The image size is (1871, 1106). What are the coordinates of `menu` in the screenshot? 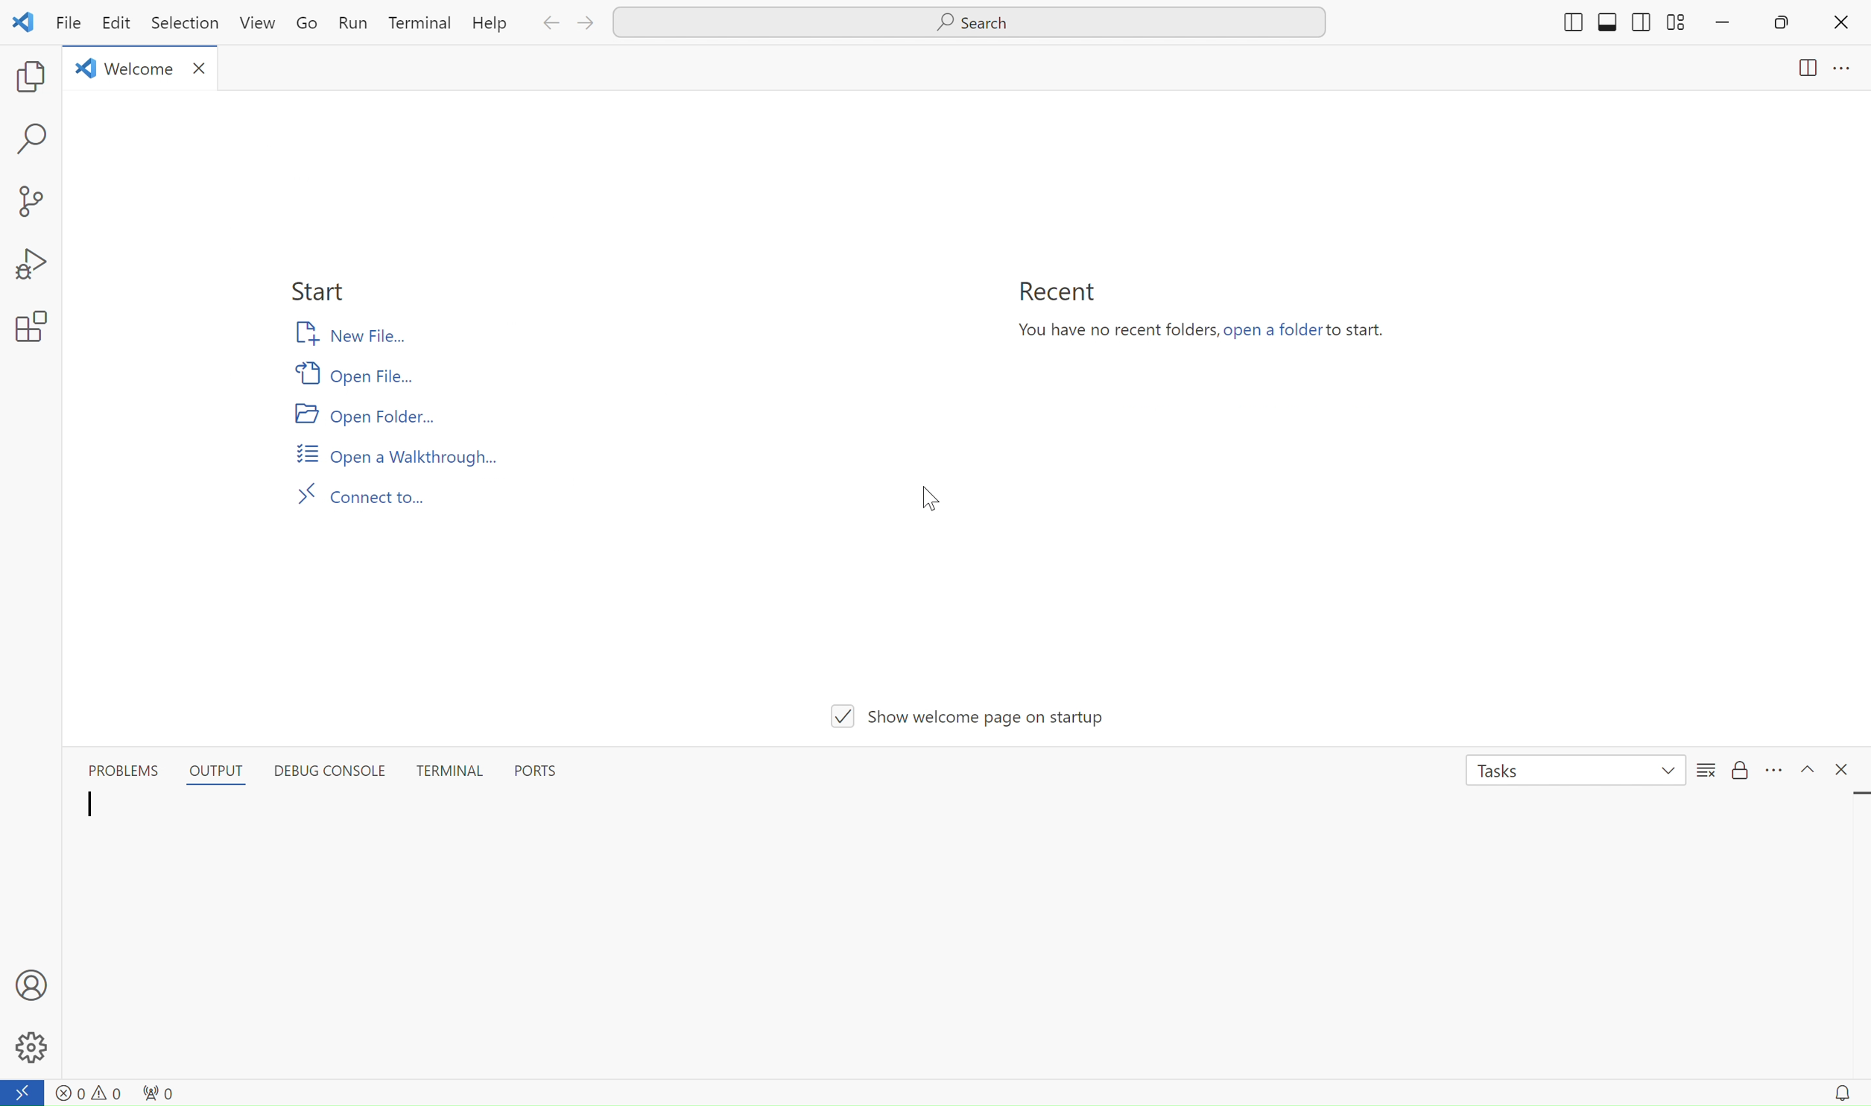 It's located at (1778, 771).